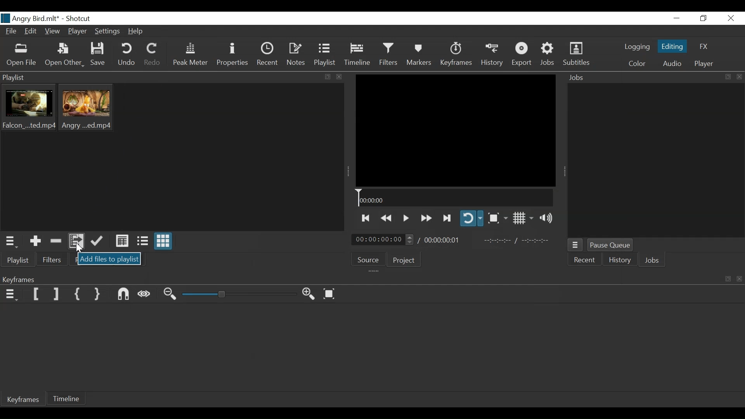 The width and height of the screenshot is (745, 419). Describe the element at coordinates (449, 217) in the screenshot. I see `Skip to the next point` at that location.